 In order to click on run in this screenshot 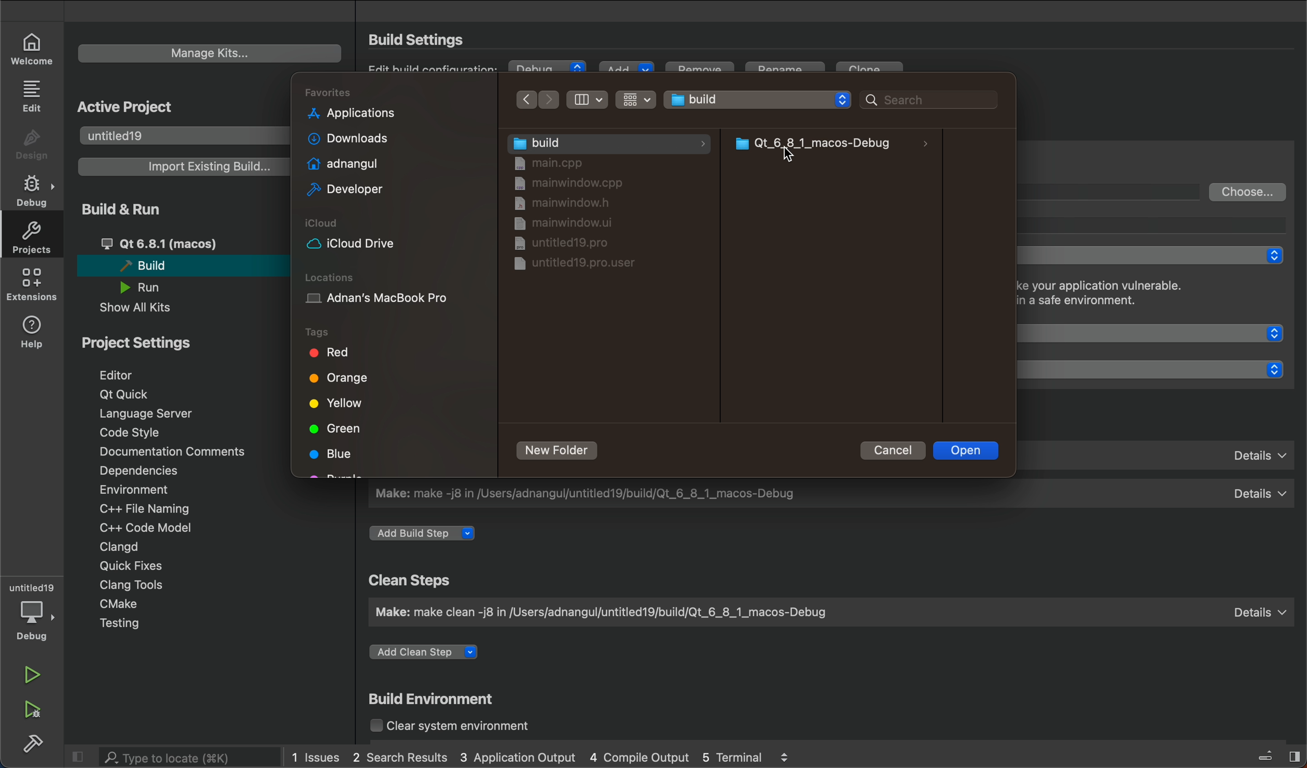, I will do `click(35, 676)`.